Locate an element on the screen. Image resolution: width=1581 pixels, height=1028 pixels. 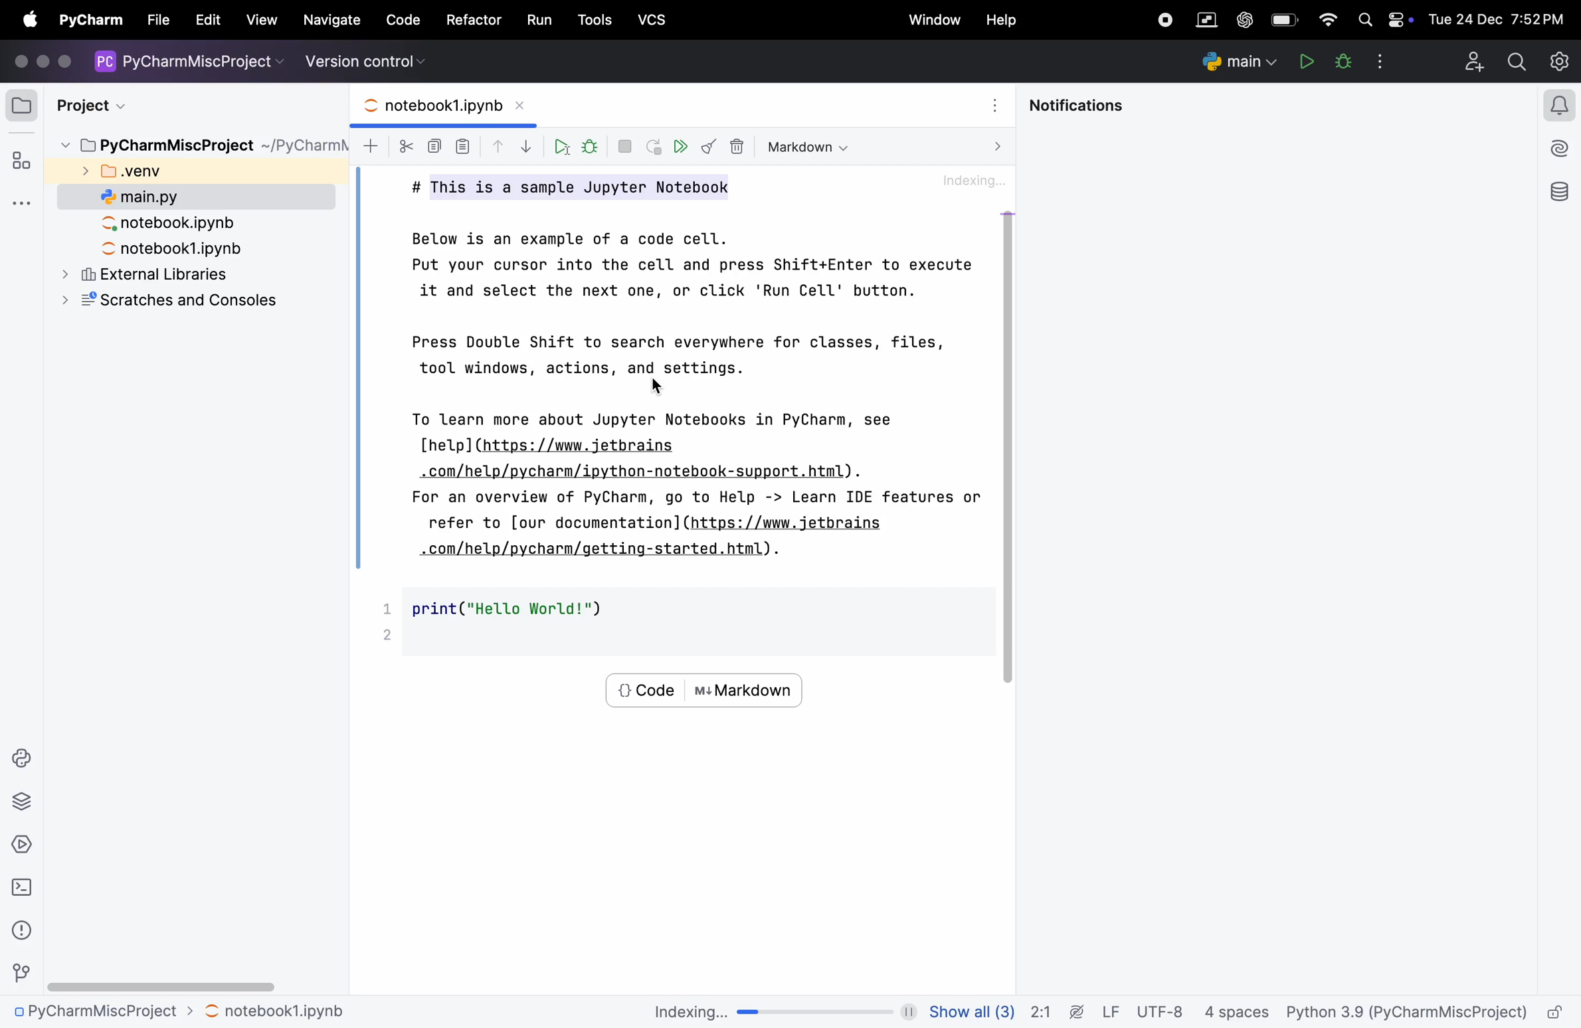
PyCharmMiscProject  is located at coordinates (100, 1012).